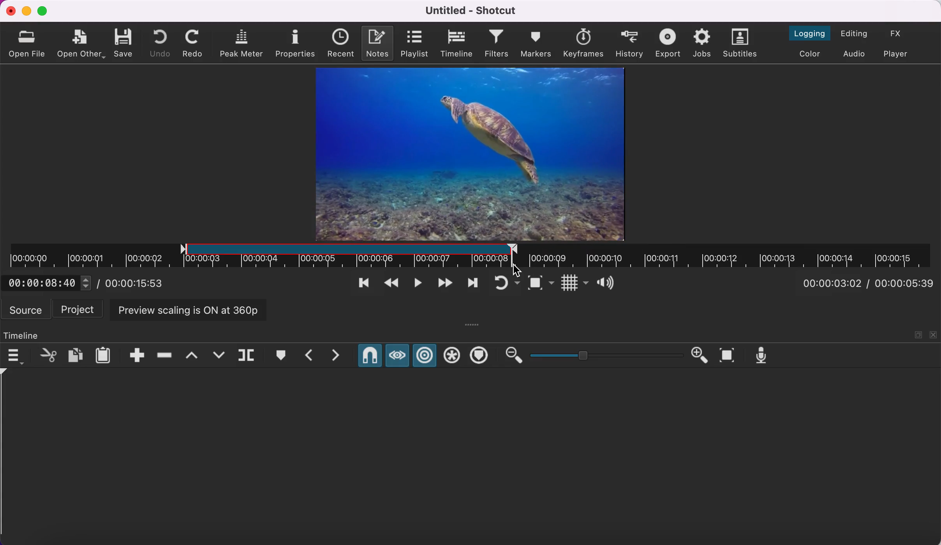 The image size is (941, 545). Describe the element at coordinates (503, 283) in the screenshot. I see `` at that location.